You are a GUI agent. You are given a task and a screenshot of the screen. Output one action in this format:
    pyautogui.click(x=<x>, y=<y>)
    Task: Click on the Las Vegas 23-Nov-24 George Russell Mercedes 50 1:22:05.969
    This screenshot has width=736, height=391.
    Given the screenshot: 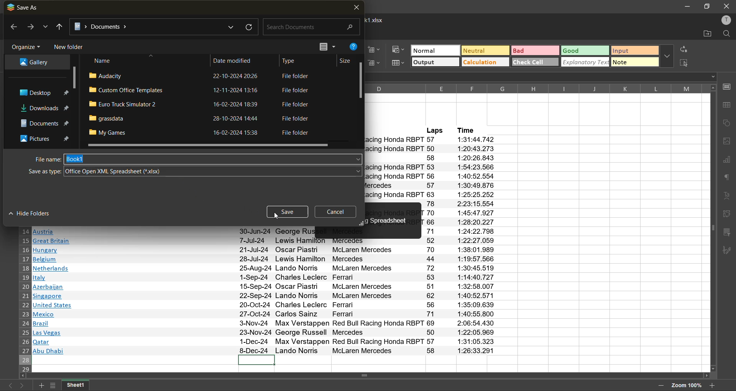 What is the action you would take?
    pyautogui.click(x=266, y=333)
    